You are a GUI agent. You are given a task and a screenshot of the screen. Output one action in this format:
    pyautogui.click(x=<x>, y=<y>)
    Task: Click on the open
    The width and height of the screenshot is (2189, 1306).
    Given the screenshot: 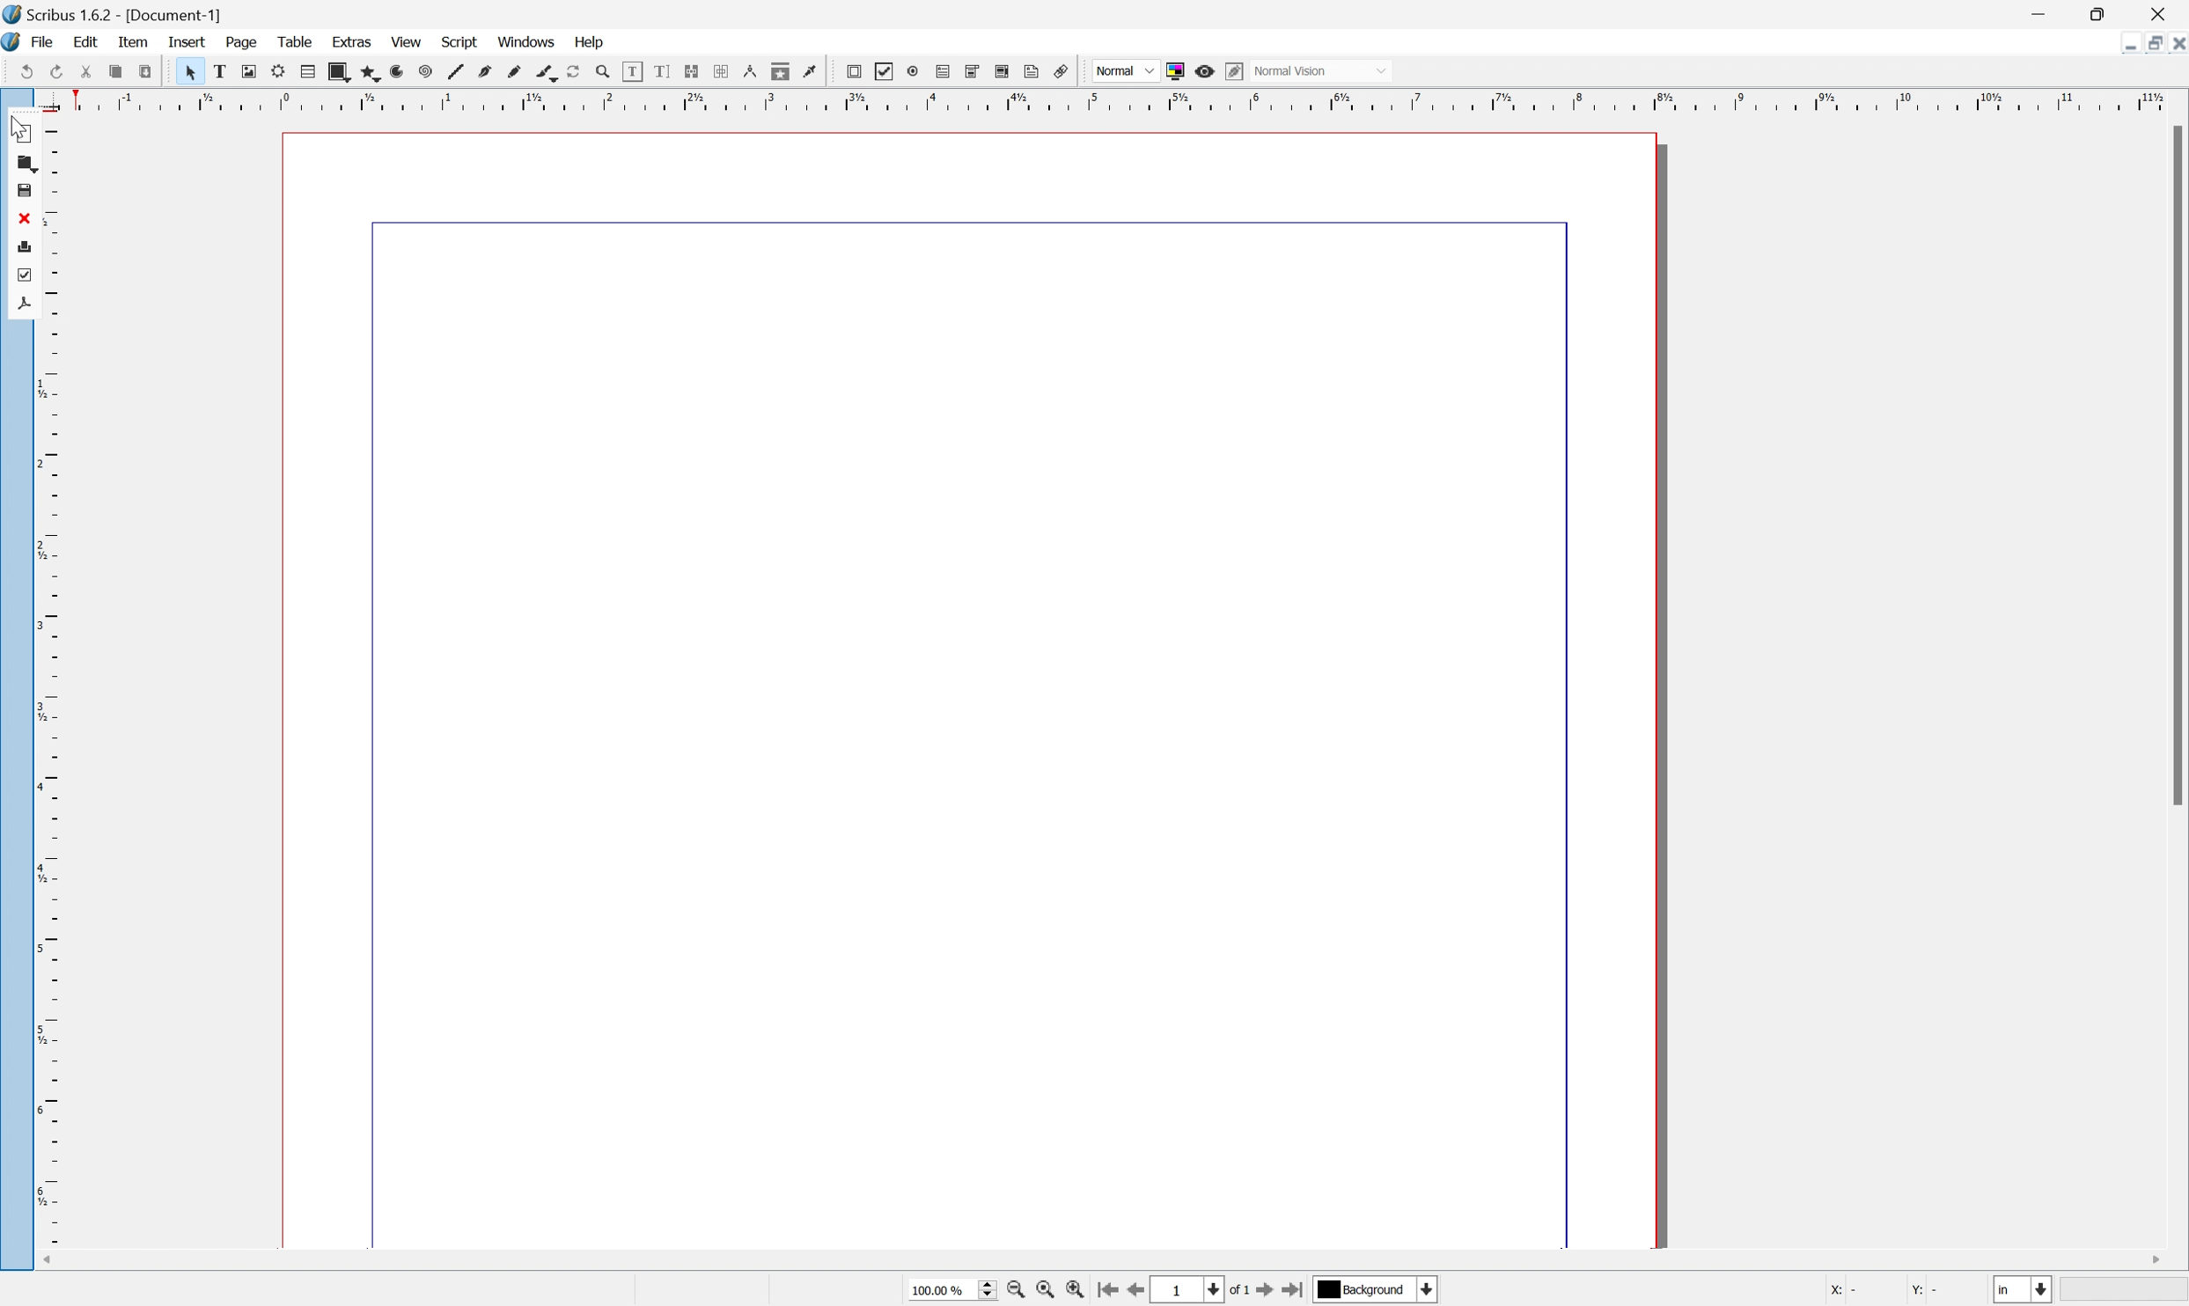 What is the action you would take?
    pyautogui.click(x=59, y=71)
    